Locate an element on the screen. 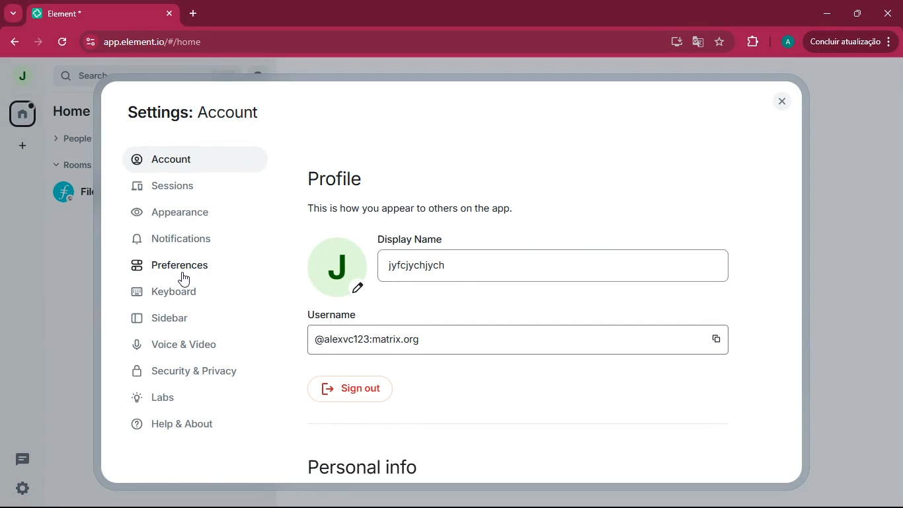 This screenshot has height=508, width=903. @alexcv123:matrix.org is located at coordinates (506, 340).